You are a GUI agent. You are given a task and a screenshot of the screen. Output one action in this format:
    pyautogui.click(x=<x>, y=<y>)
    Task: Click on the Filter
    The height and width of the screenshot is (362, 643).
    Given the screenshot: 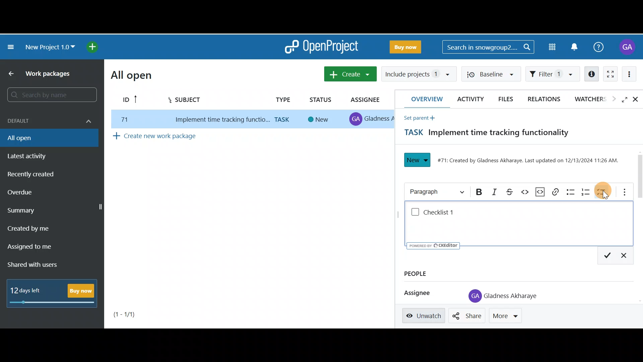 What is the action you would take?
    pyautogui.click(x=554, y=74)
    